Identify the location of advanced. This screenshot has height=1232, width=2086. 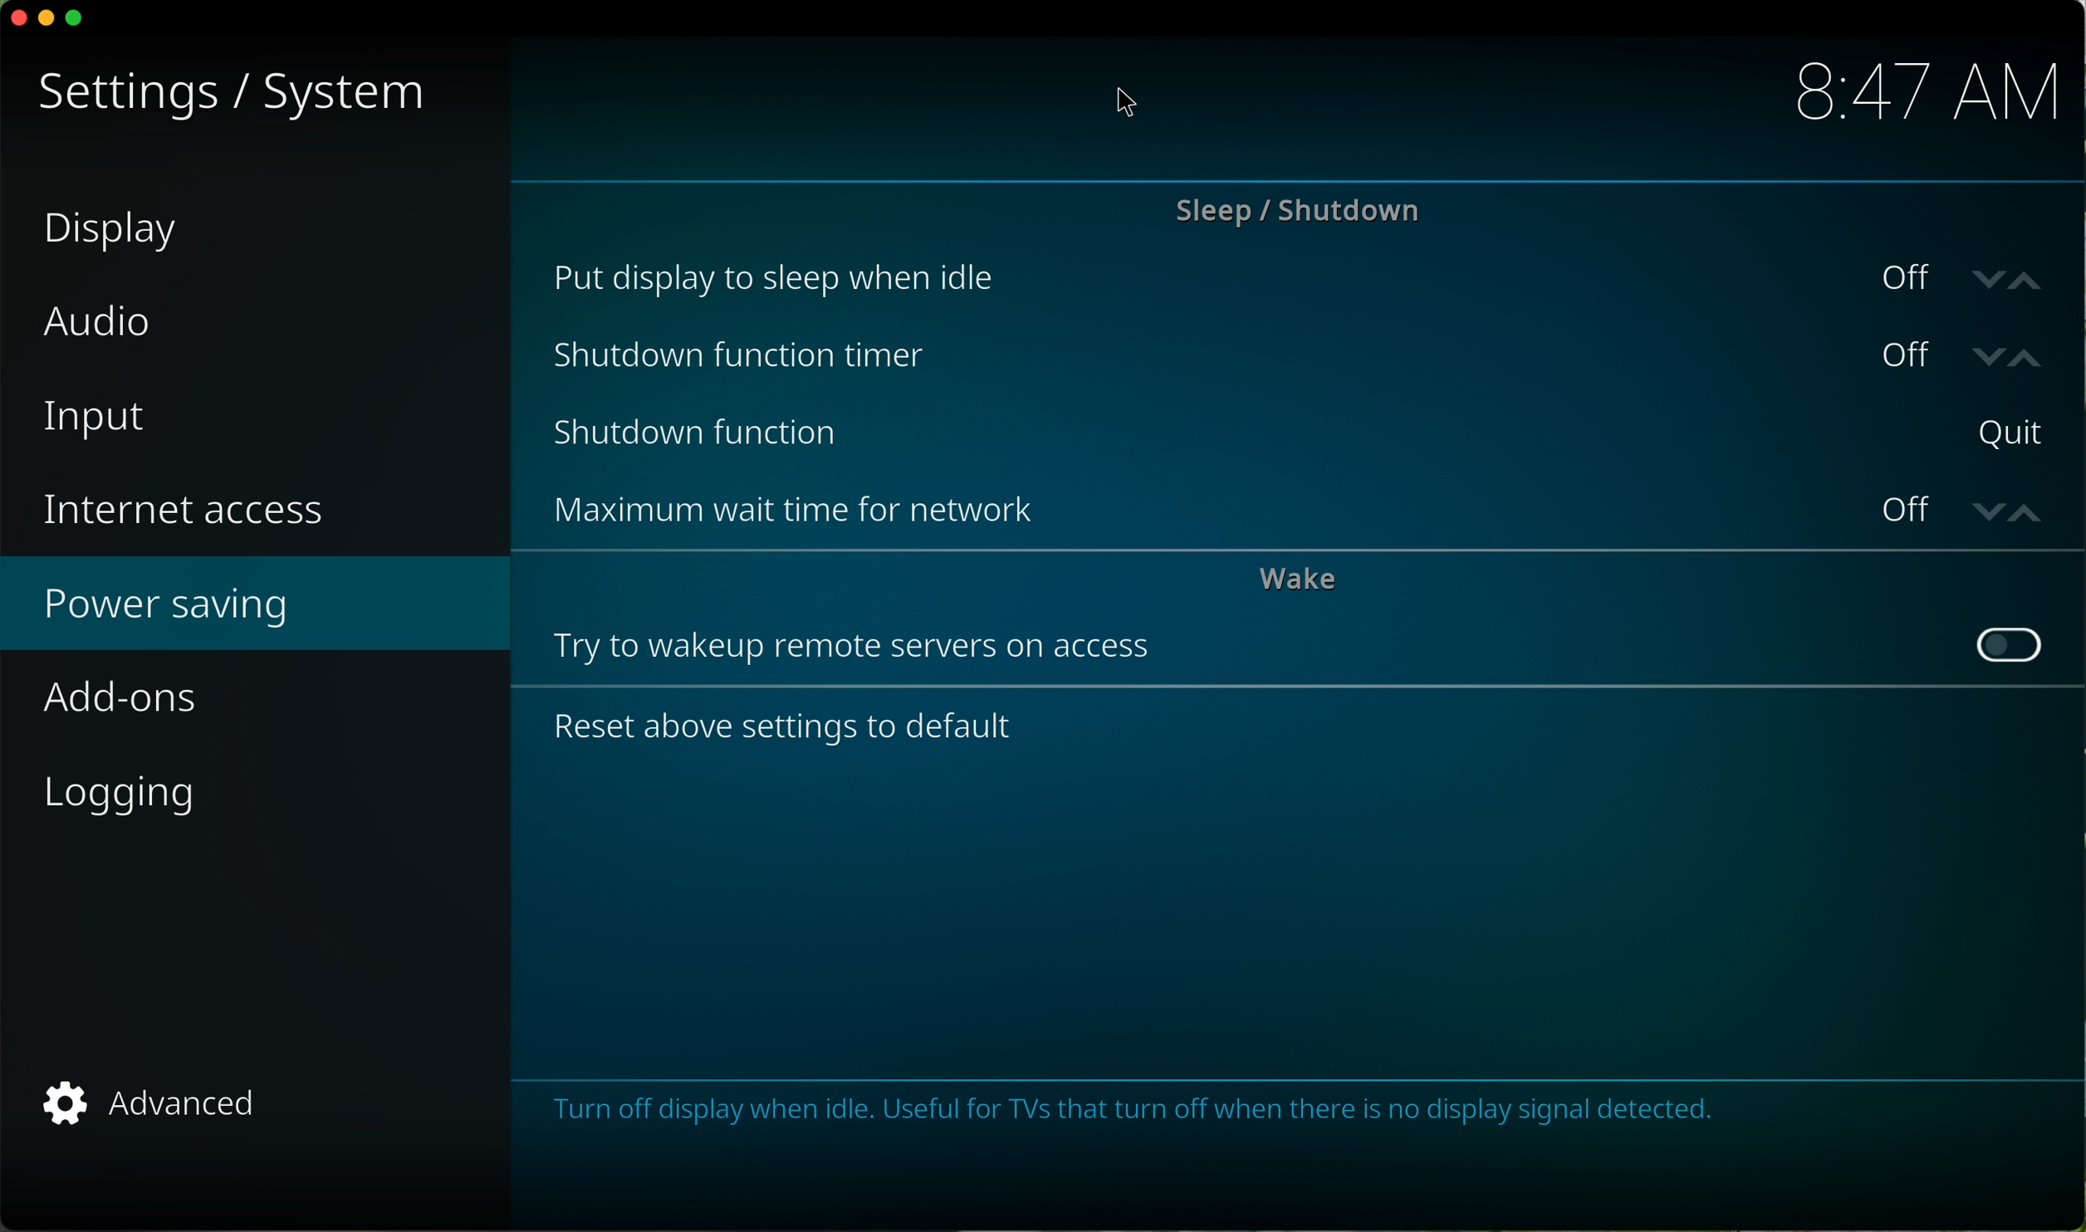
(154, 1103).